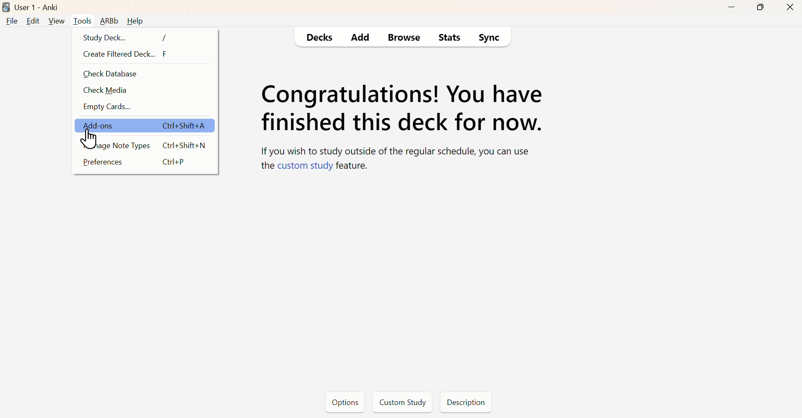 The height and width of the screenshot is (418, 802). Describe the element at coordinates (12, 21) in the screenshot. I see `File` at that location.